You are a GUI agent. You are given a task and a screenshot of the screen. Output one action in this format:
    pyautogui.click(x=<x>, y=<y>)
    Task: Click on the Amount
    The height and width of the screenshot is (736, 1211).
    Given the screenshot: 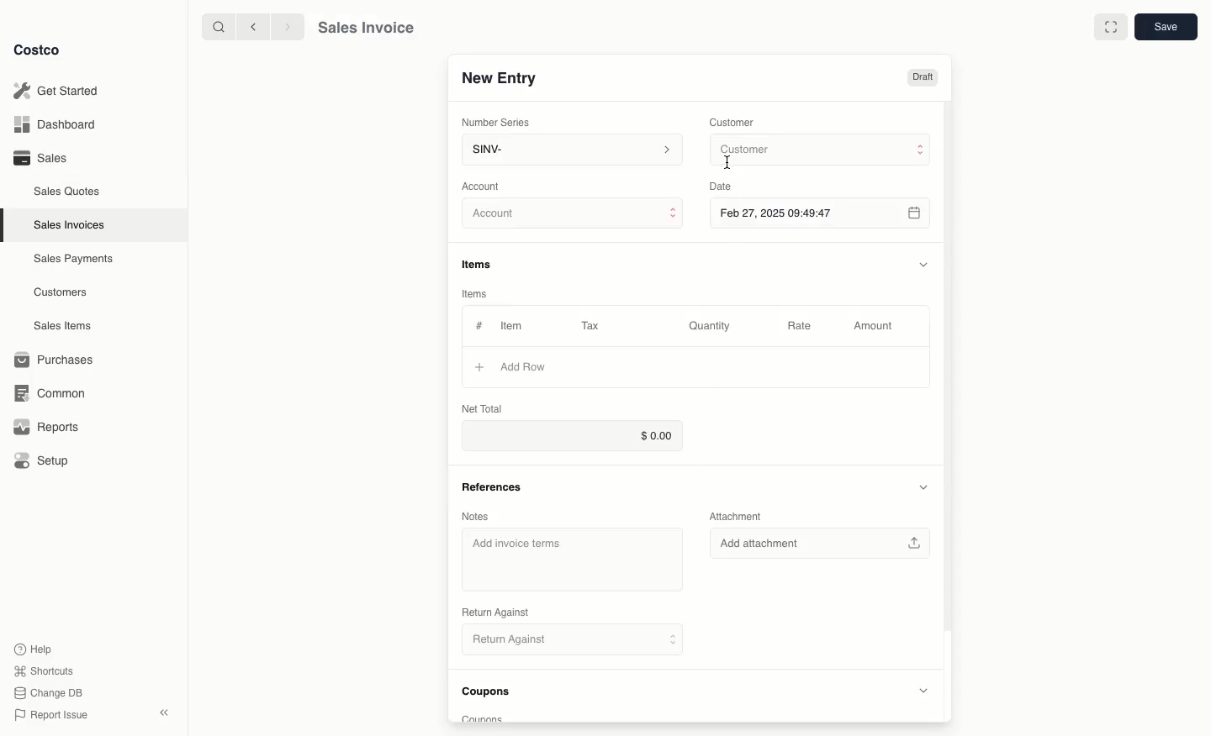 What is the action you would take?
    pyautogui.click(x=871, y=327)
    